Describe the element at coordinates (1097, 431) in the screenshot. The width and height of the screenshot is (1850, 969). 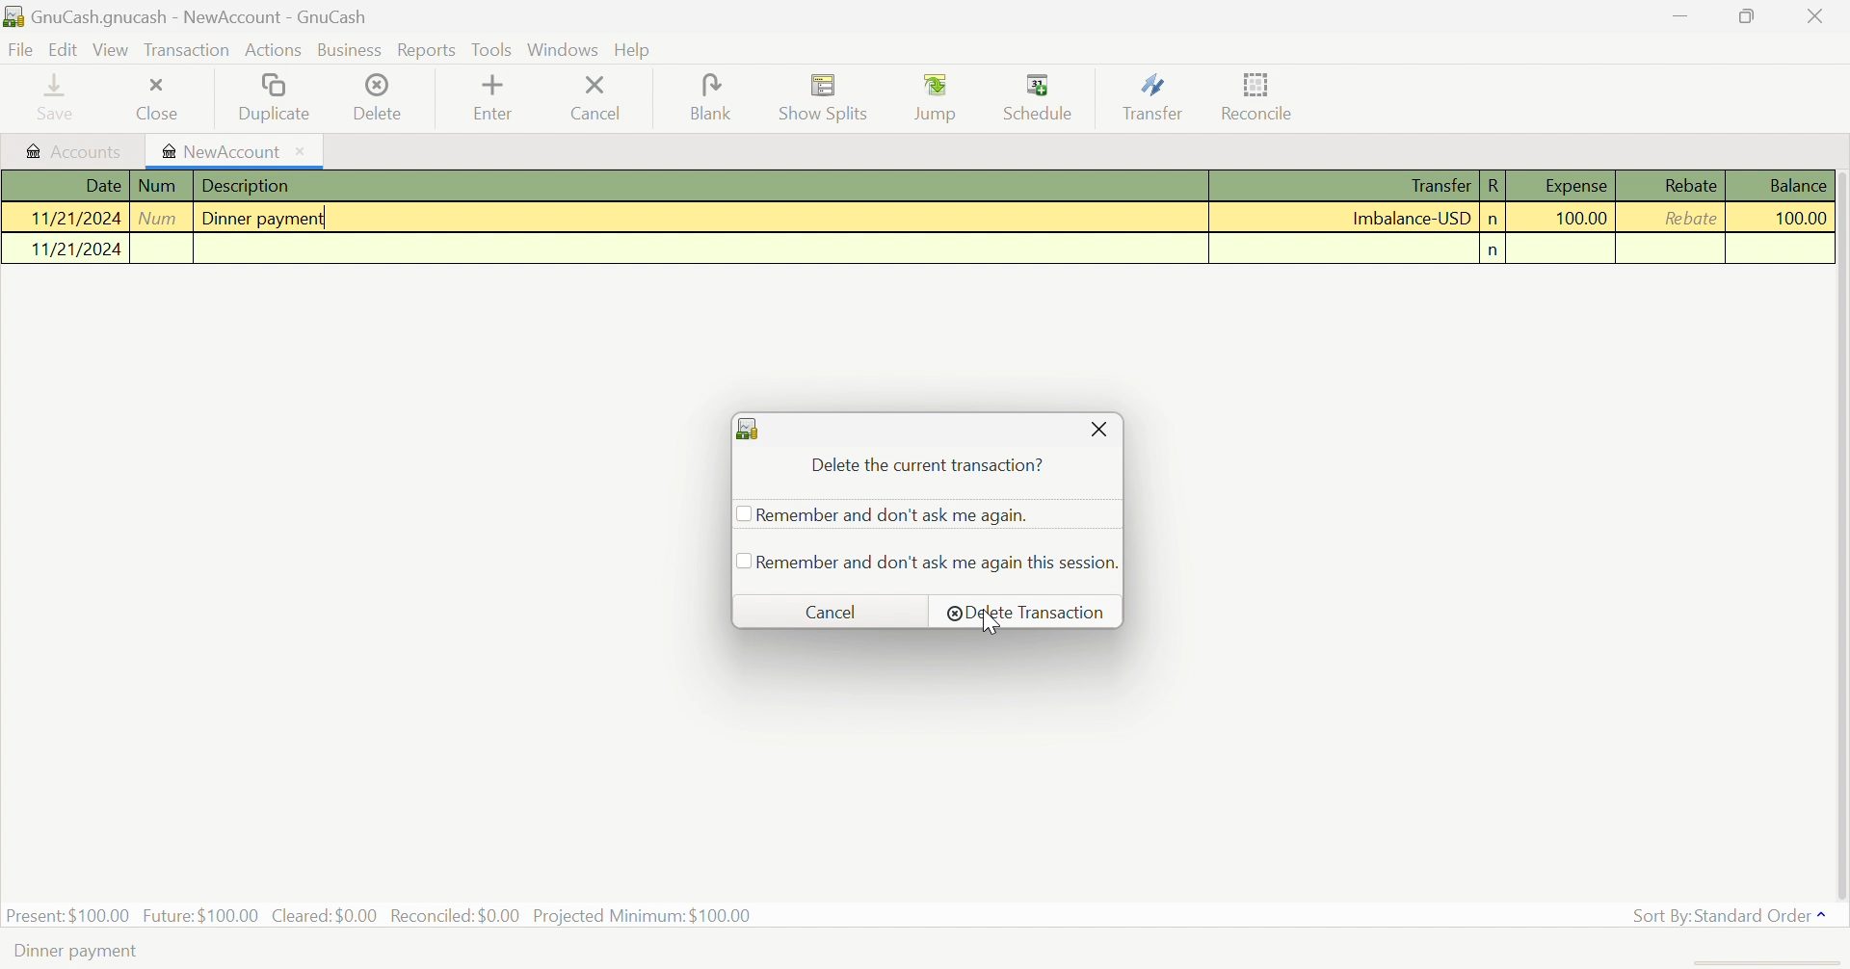
I see `Close` at that location.